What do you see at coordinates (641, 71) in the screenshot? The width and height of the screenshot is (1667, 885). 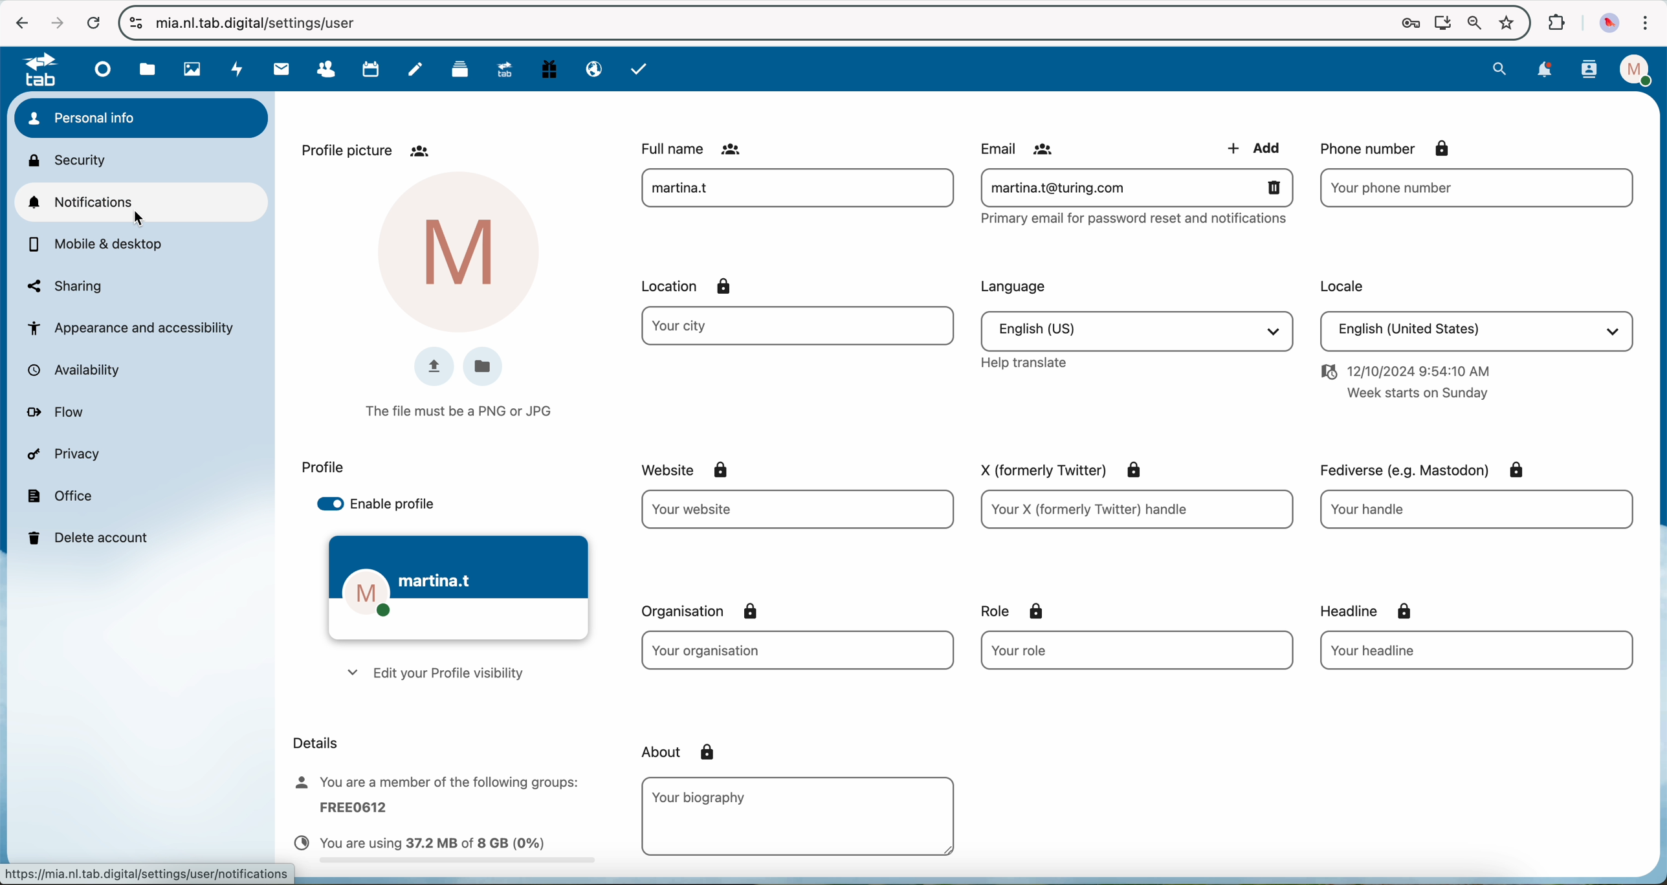 I see `task` at bounding box center [641, 71].